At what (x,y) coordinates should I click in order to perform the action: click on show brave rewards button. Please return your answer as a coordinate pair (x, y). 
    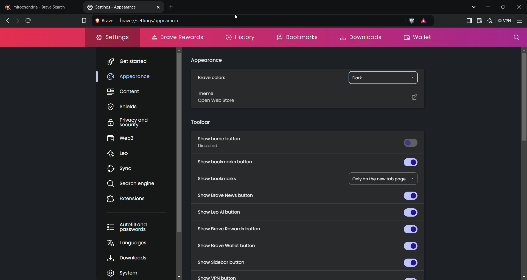
    Looking at the image, I should click on (307, 229).